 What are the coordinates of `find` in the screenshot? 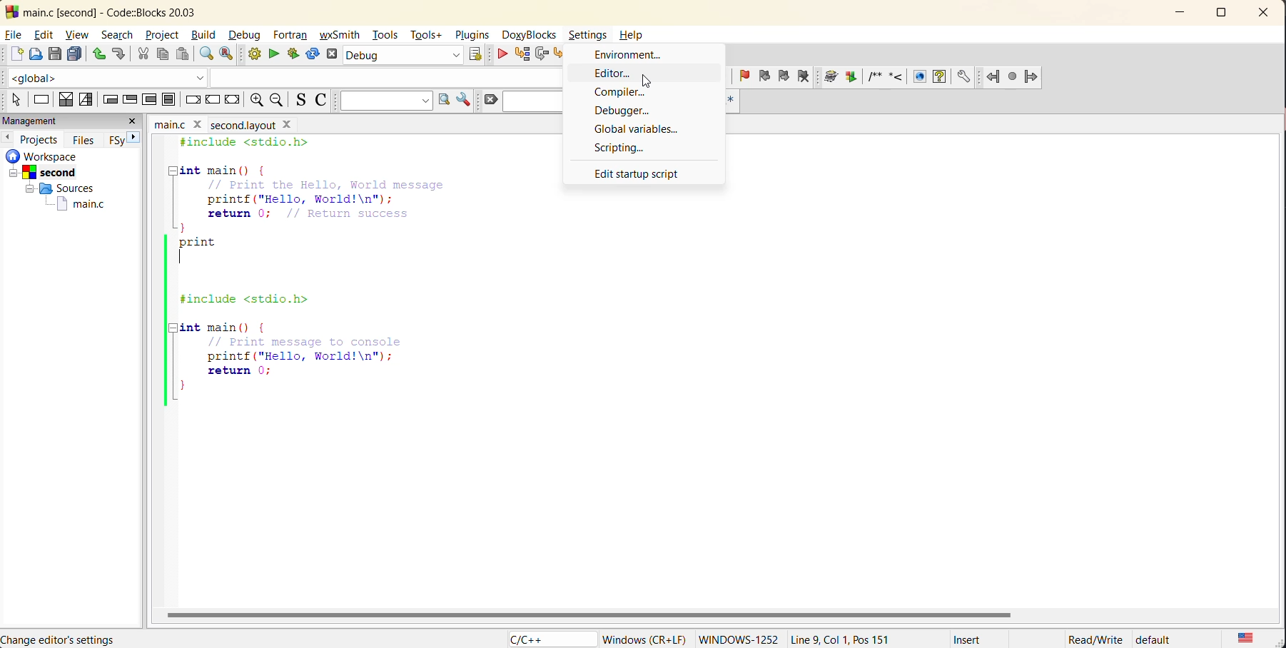 It's located at (204, 55).